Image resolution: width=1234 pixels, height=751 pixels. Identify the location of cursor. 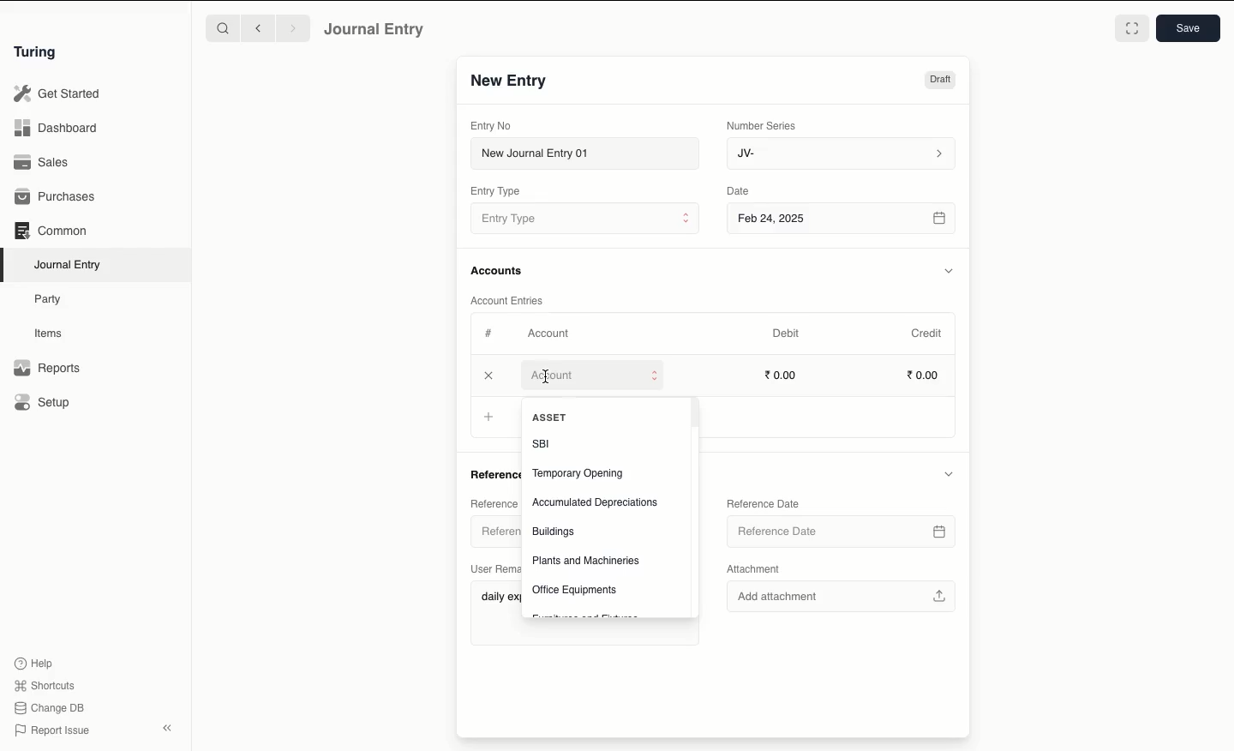
(550, 375).